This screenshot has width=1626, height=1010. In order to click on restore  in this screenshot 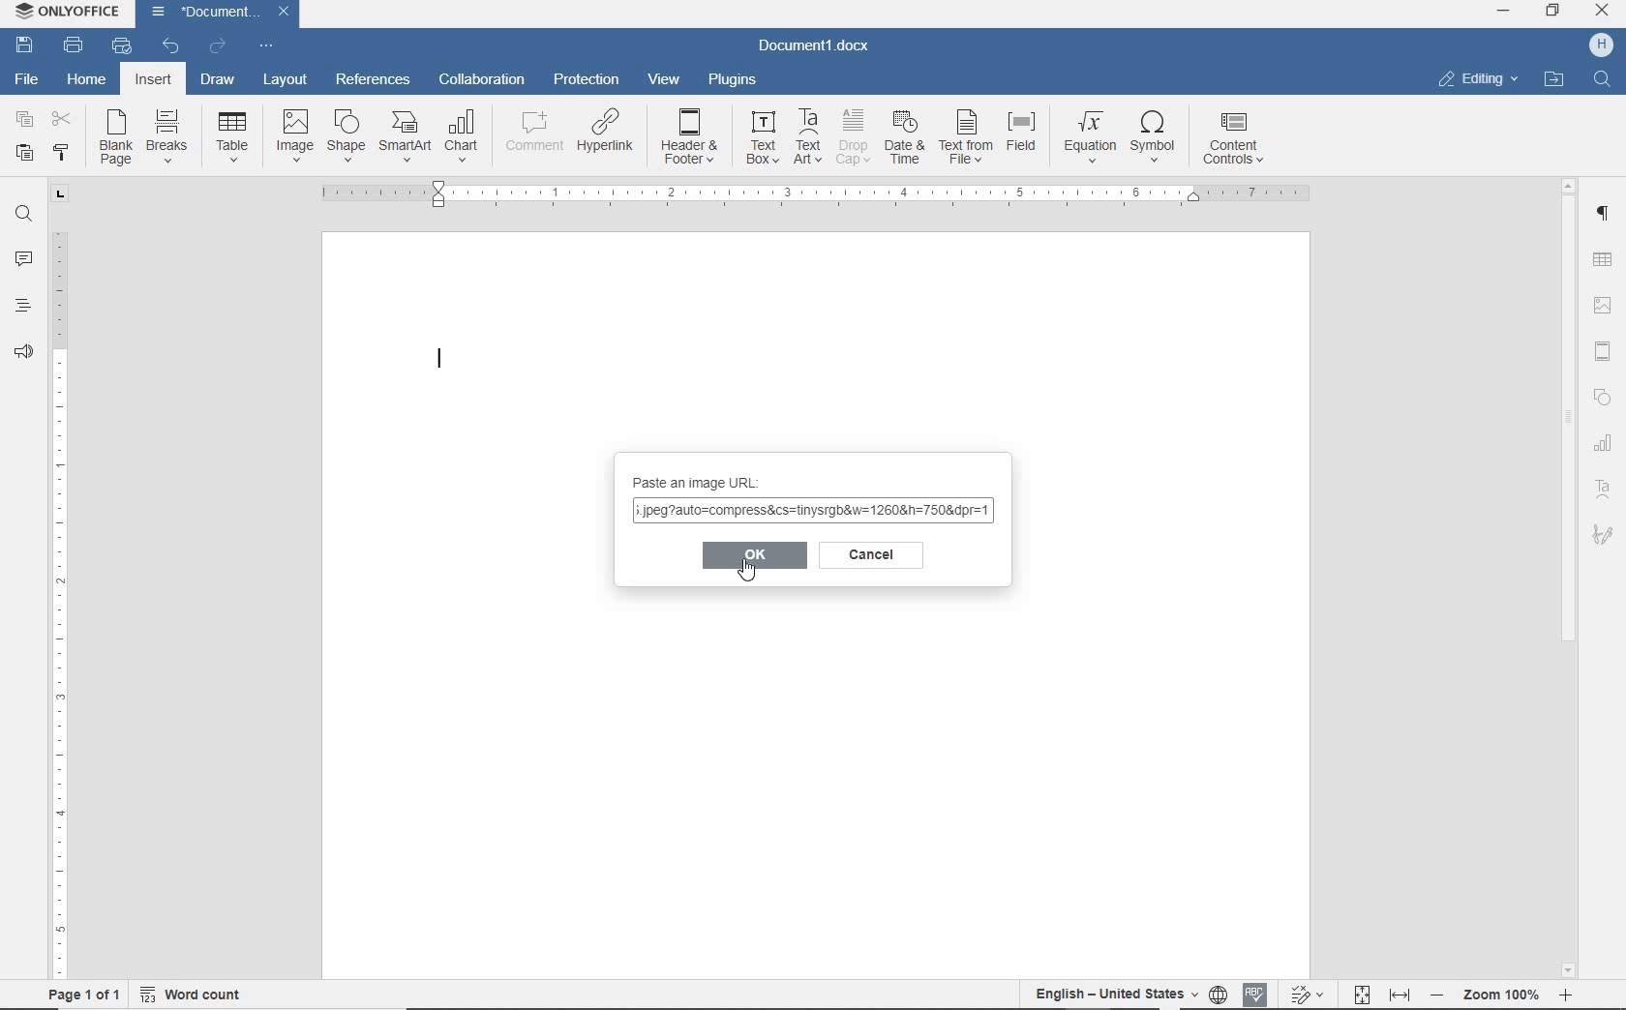, I will do `click(1552, 11)`.